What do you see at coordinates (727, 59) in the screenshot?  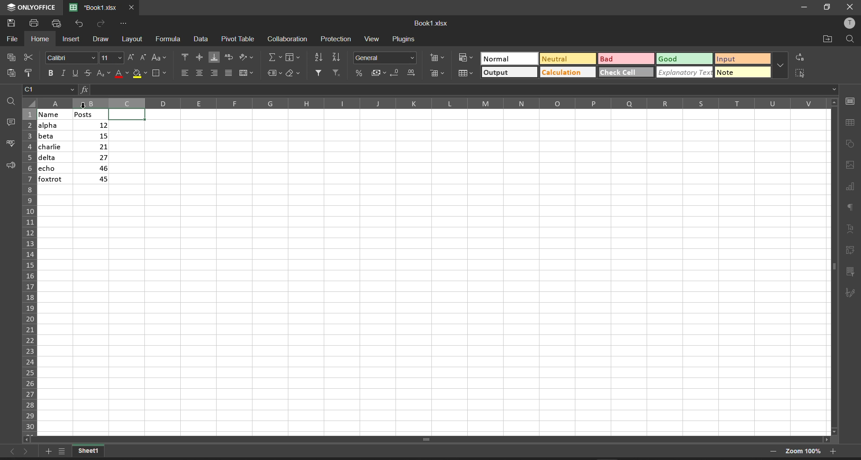 I see `input` at bounding box center [727, 59].